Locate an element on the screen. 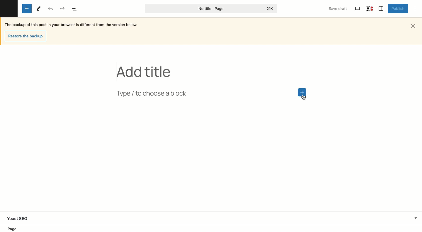  Page is located at coordinates (209, 9).